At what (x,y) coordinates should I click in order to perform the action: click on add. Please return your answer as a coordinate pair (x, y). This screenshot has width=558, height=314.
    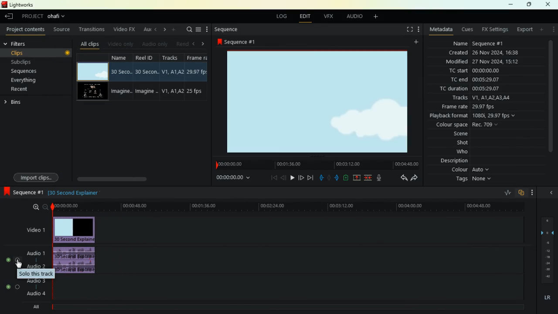
    Looking at the image, I should click on (374, 18).